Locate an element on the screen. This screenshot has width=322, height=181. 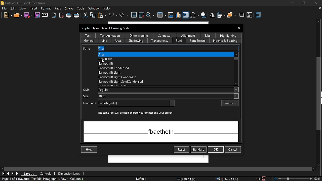
copy is located at coordinates (93, 15).